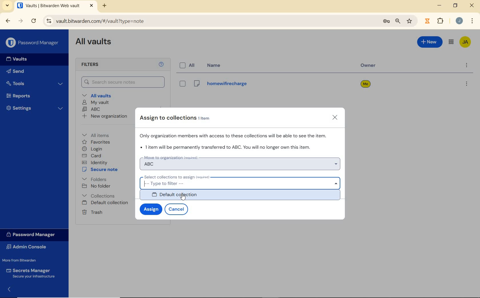  What do you see at coordinates (105, 6) in the screenshot?
I see `new tab` at bounding box center [105, 6].